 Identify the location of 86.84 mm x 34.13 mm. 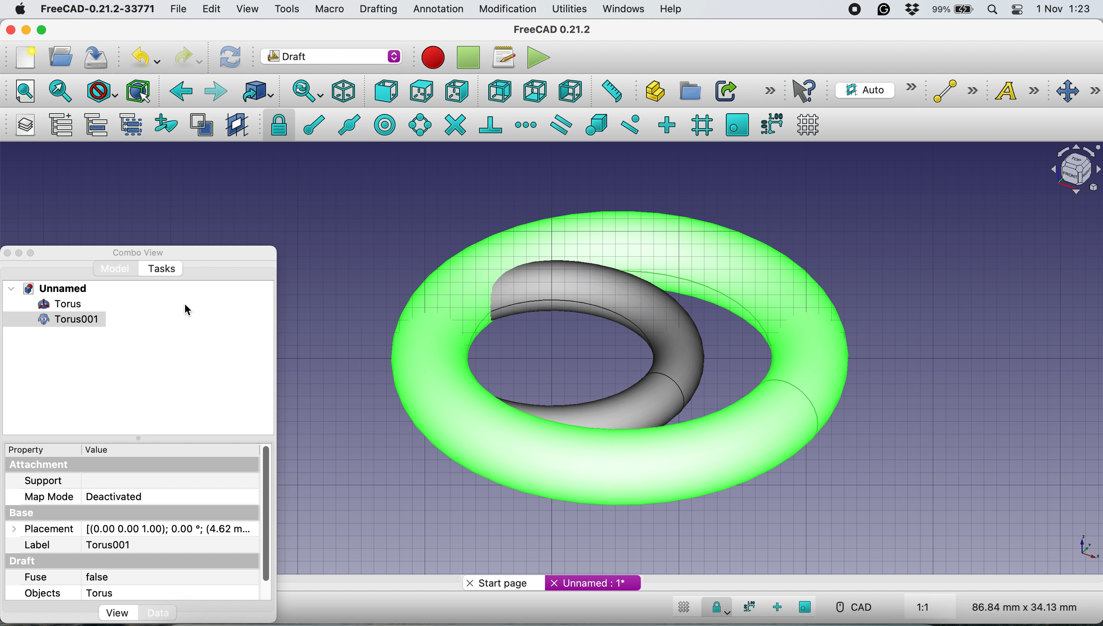
(1026, 607).